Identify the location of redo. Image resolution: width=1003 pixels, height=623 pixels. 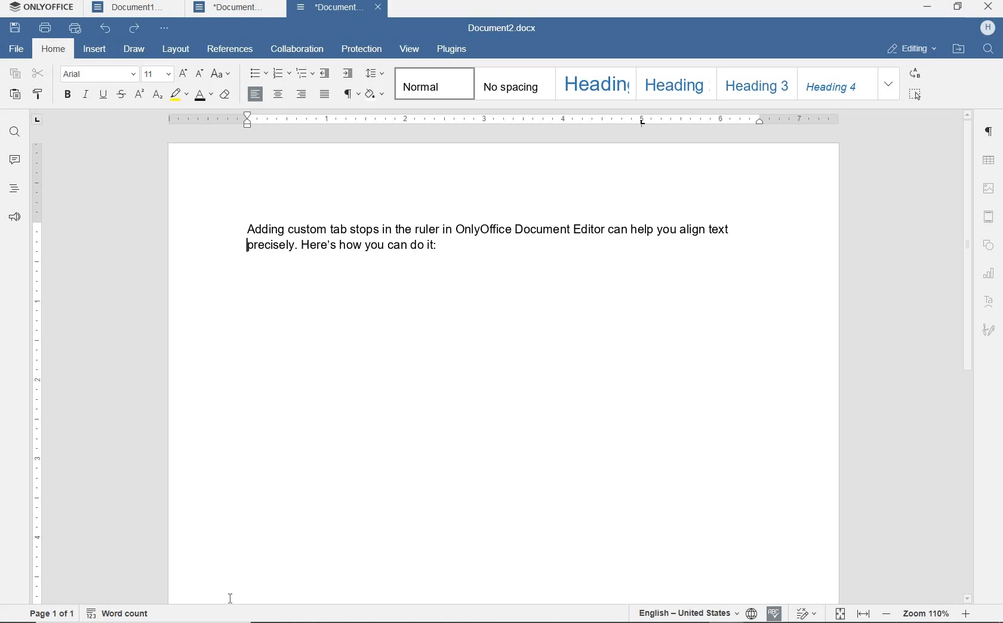
(135, 30).